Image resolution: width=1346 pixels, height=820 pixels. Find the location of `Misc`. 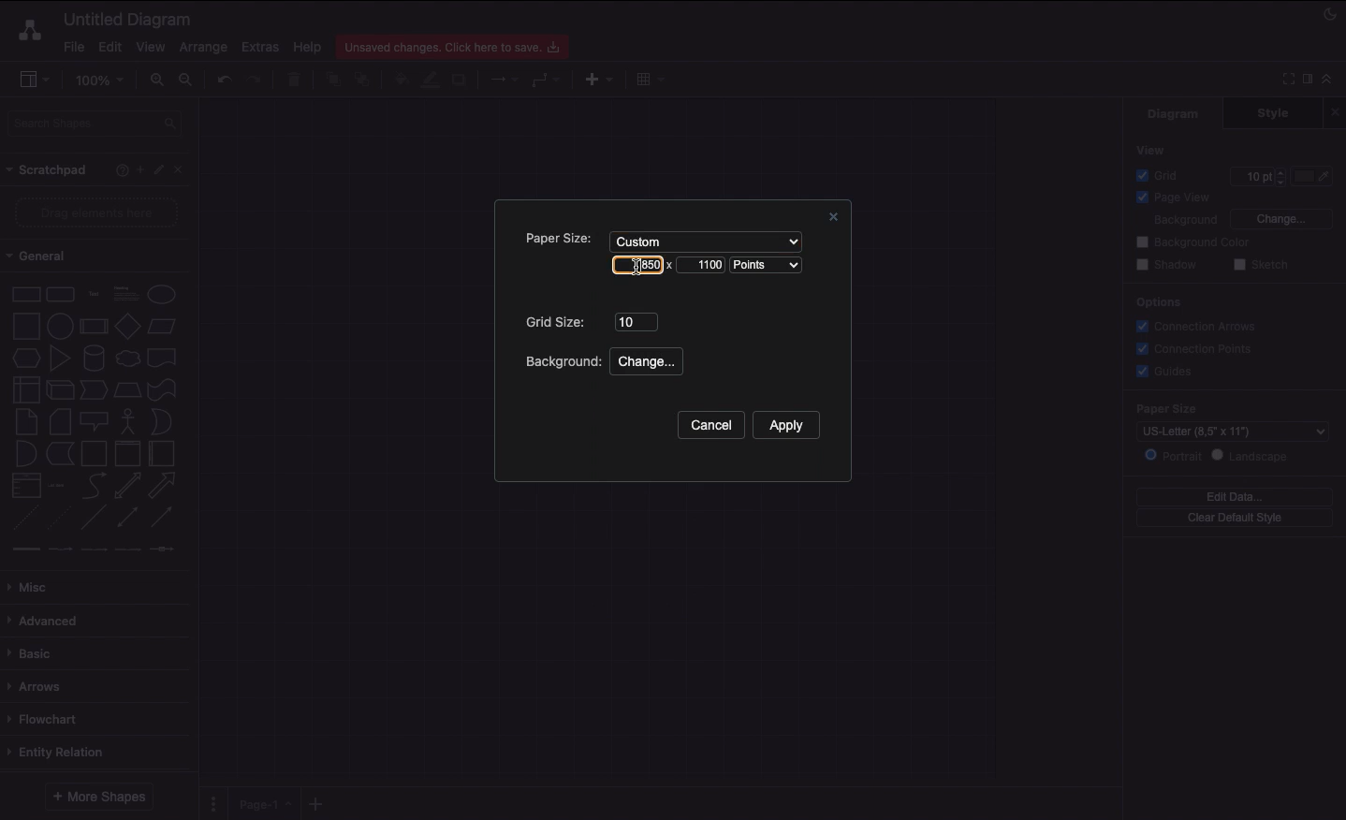

Misc is located at coordinates (33, 587).